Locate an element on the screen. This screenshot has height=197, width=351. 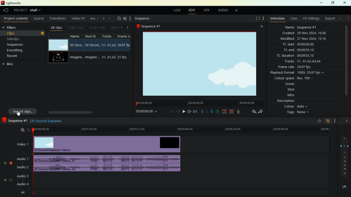
audio is located at coordinates (108, 168).